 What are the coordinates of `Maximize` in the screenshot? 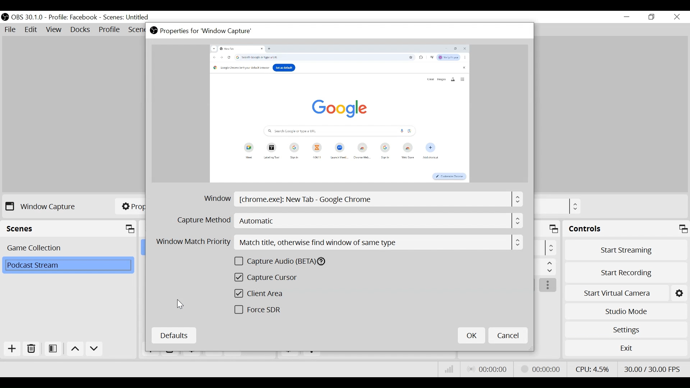 It's located at (554, 229).